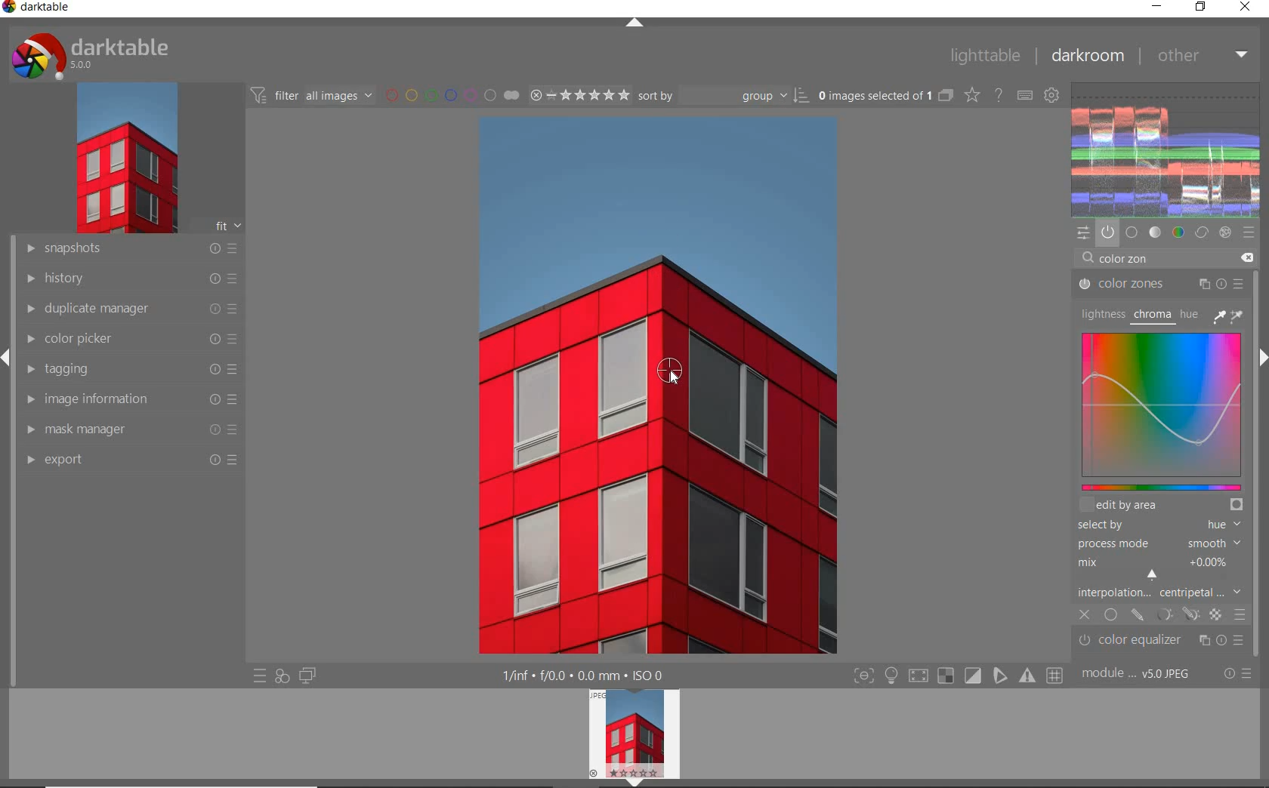 This screenshot has width=1269, height=788. What do you see at coordinates (580, 94) in the screenshot?
I see `selected Image range rating` at bounding box center [580, 94].